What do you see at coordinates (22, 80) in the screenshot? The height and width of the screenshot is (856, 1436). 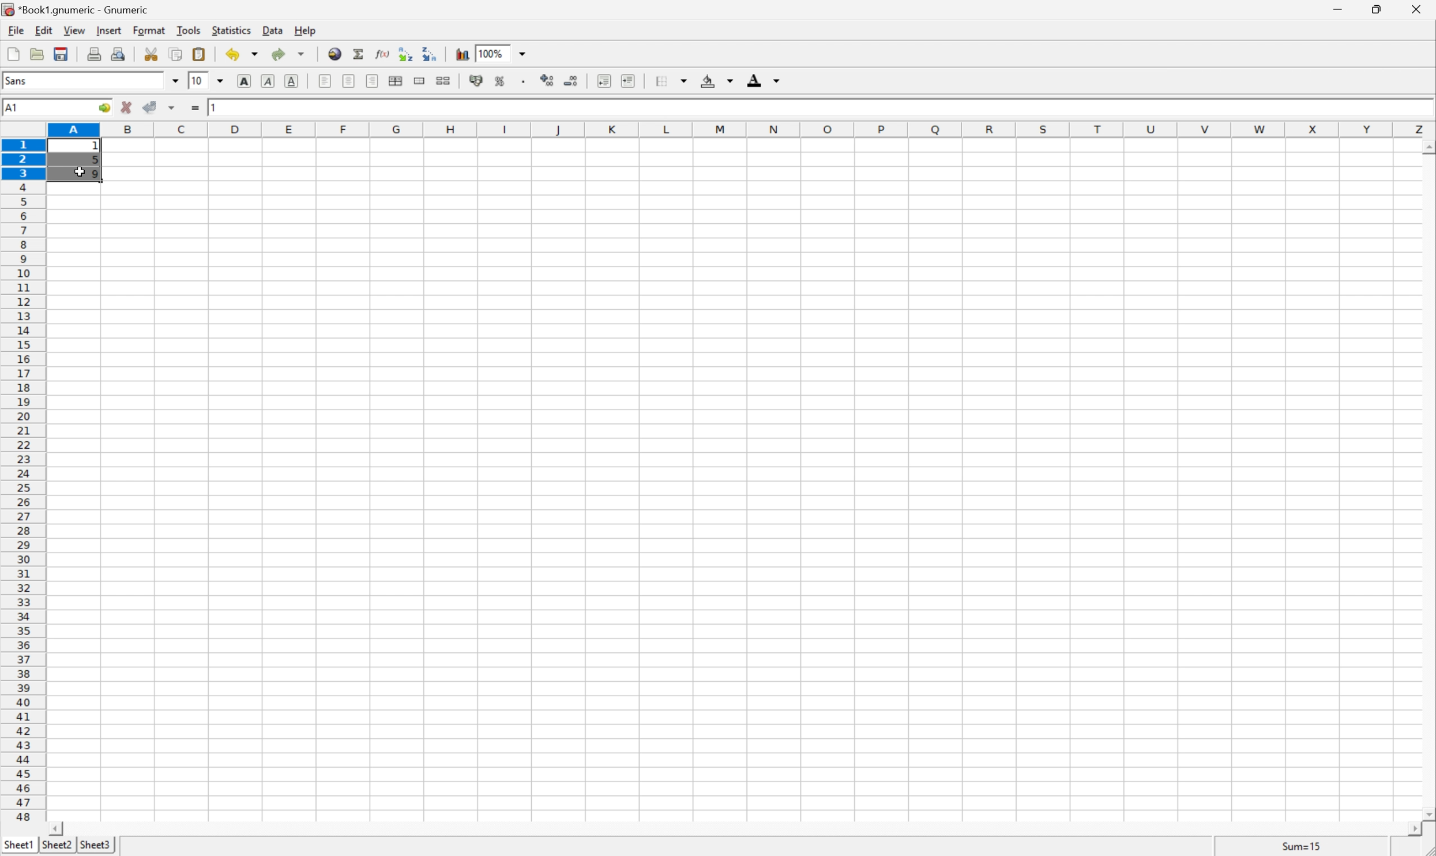 I see `font` at bounding box center [22, 80].